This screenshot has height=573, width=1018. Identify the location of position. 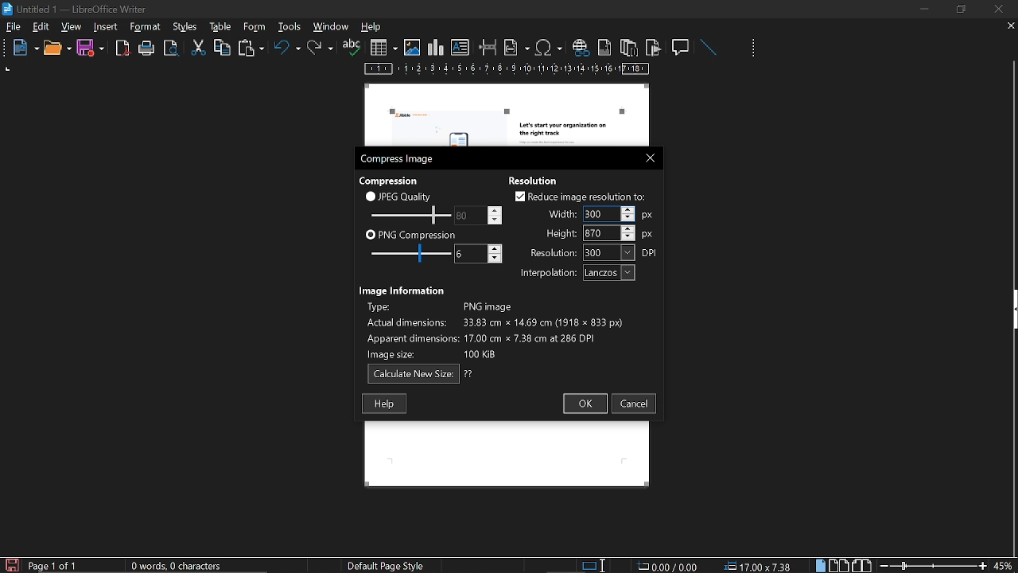
(760, 566).